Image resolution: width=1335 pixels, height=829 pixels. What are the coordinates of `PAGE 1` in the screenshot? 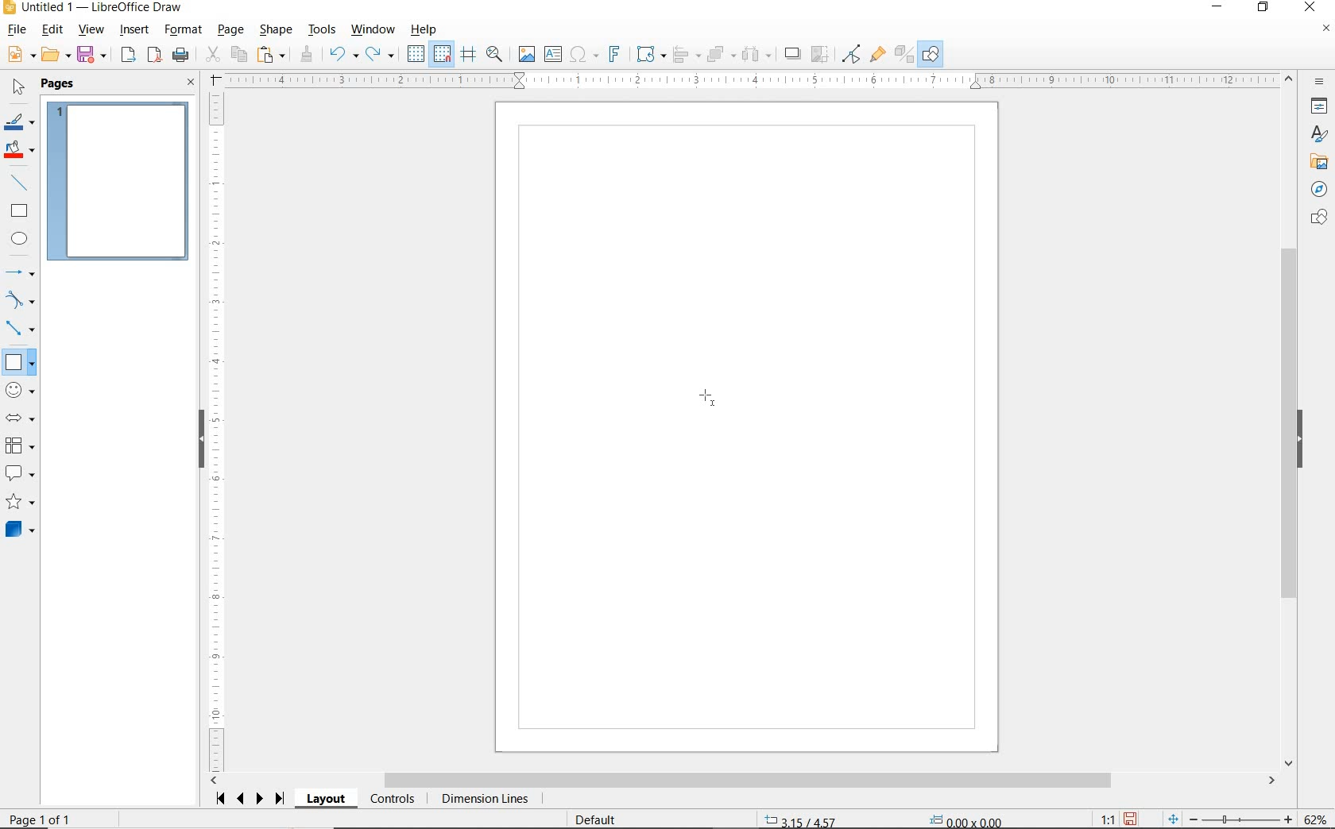 It's located at (118, 180).